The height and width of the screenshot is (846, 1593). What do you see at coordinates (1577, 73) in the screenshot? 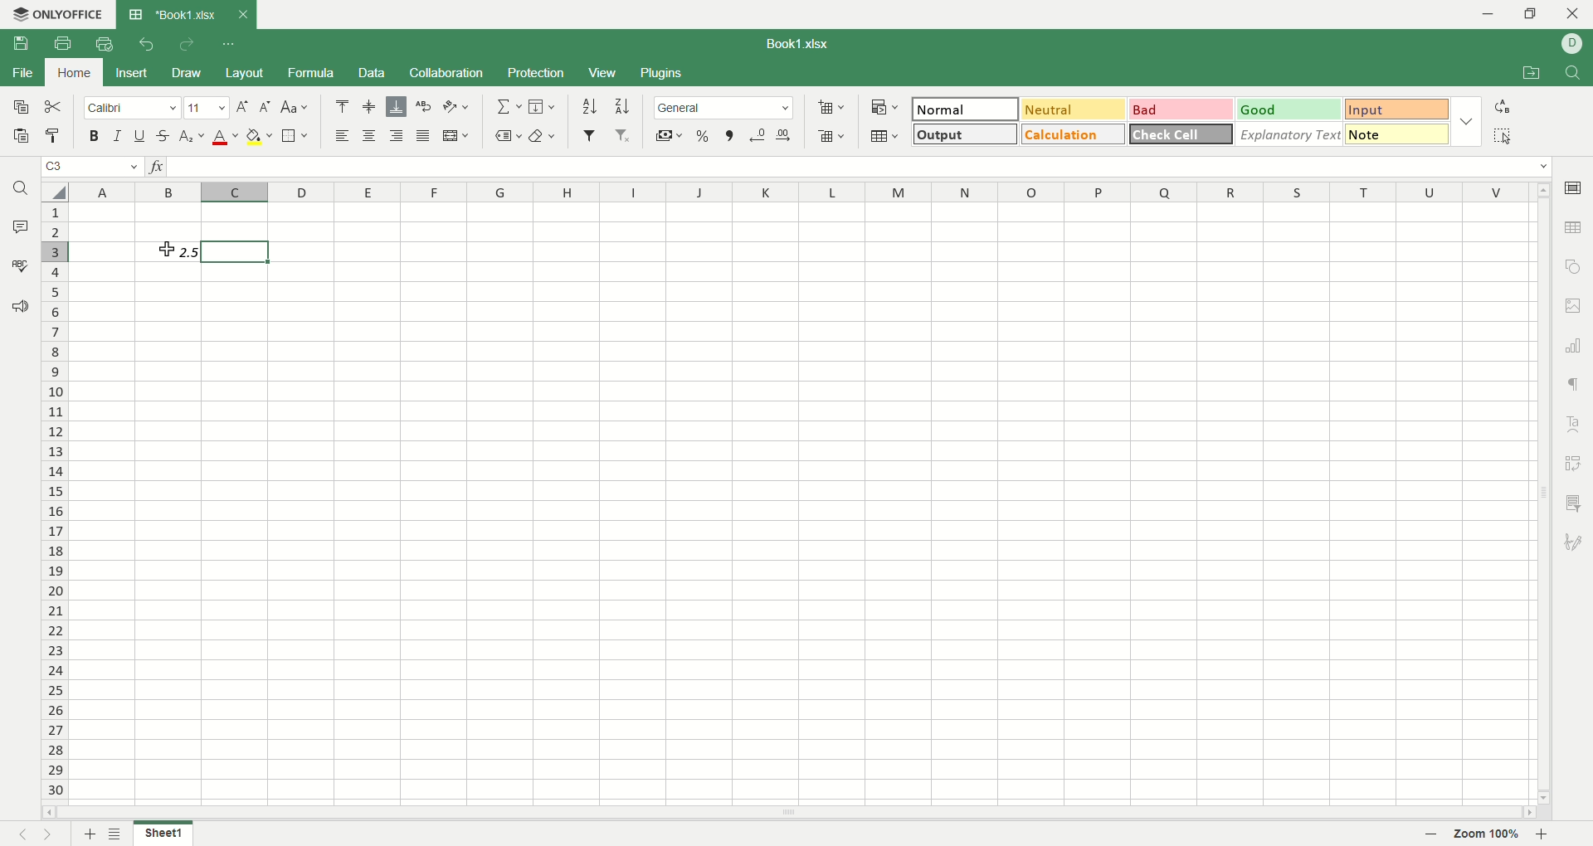
I see `find` at bounding box center [1577, 73].